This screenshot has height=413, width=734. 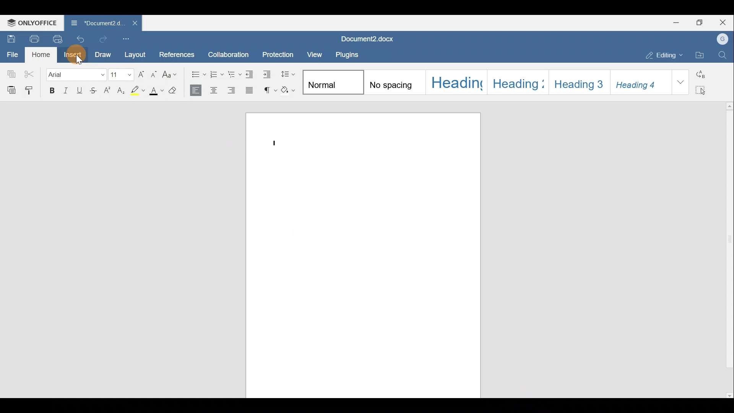 I want to click on ONLYOFFICE Menu, so click(x=31, y=23).